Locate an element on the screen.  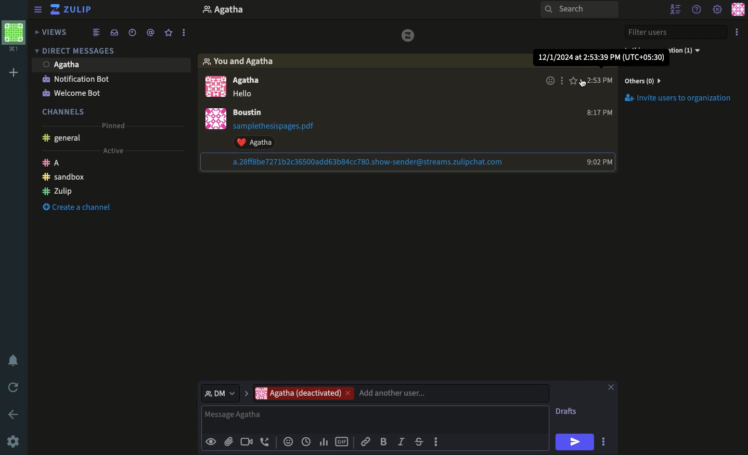
options is located at coordinates (604, 443).